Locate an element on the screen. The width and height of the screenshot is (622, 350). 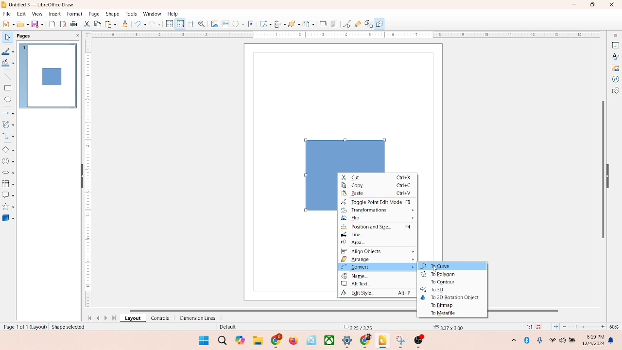
symbol shapes is located at coordinates (8, 161).